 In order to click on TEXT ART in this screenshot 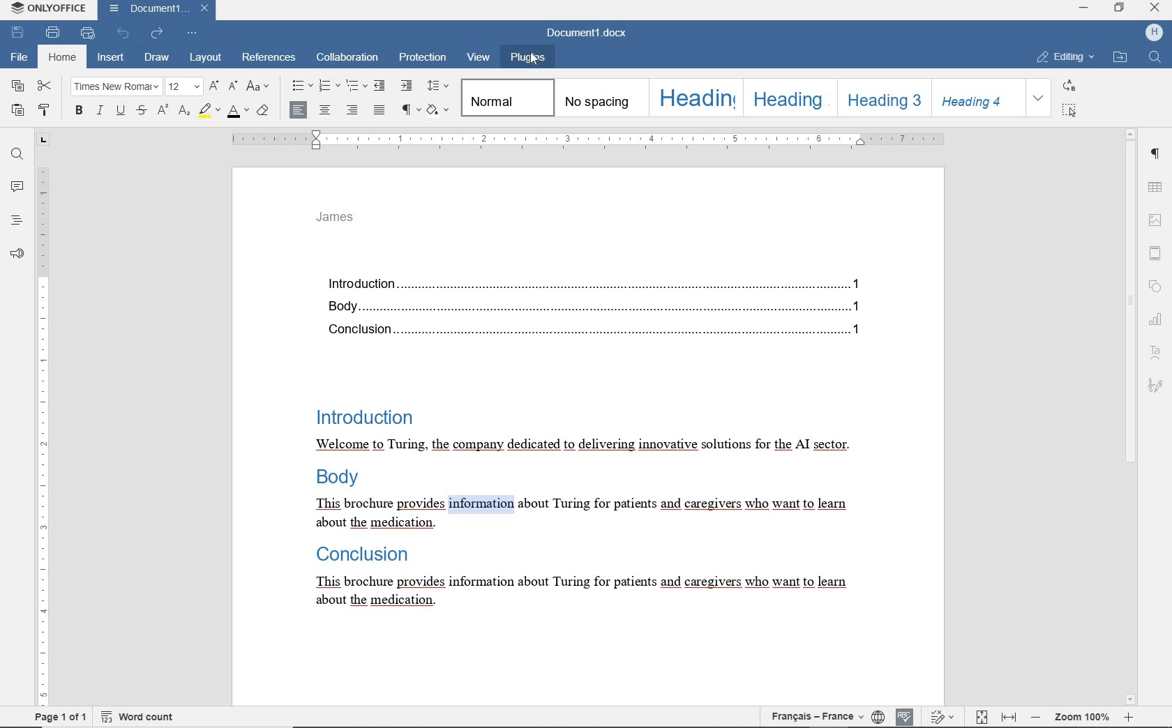, I will do `click(1157, 349)`.